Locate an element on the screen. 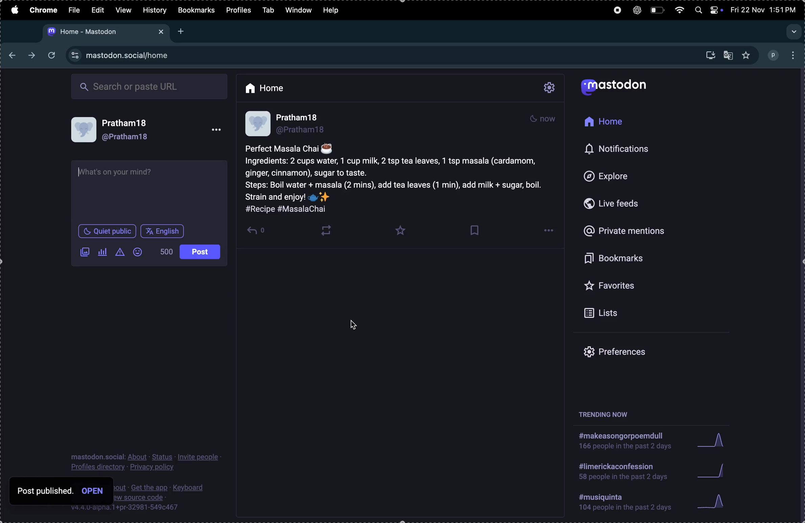  mastodon url is located at coordinates (105, 34).